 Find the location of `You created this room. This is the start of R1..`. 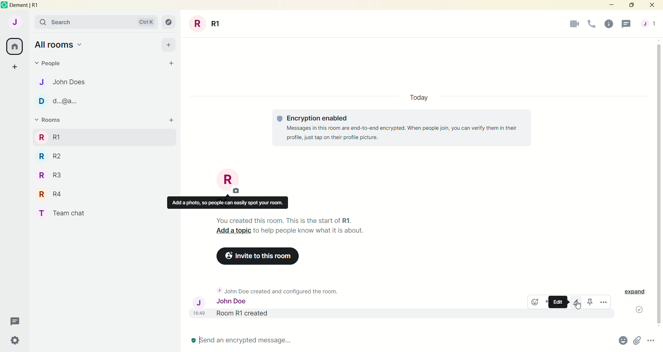

You created this room. This is the start of R1.. is located at coordinates (287, 221).